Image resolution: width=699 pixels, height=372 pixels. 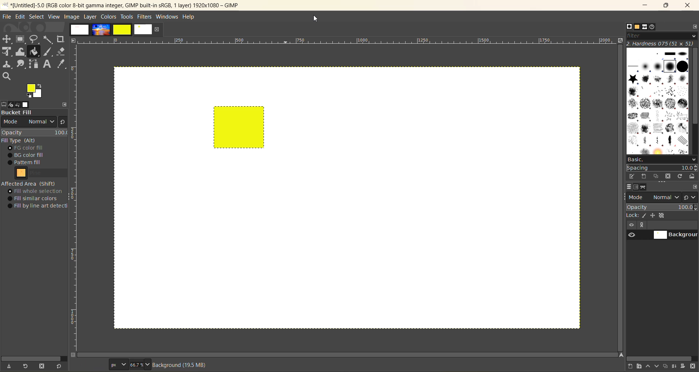 What do you see at coordinates (35, 357) in the screenshot?
I see `horizontal scroll bar` at bounding box center [35, 357].